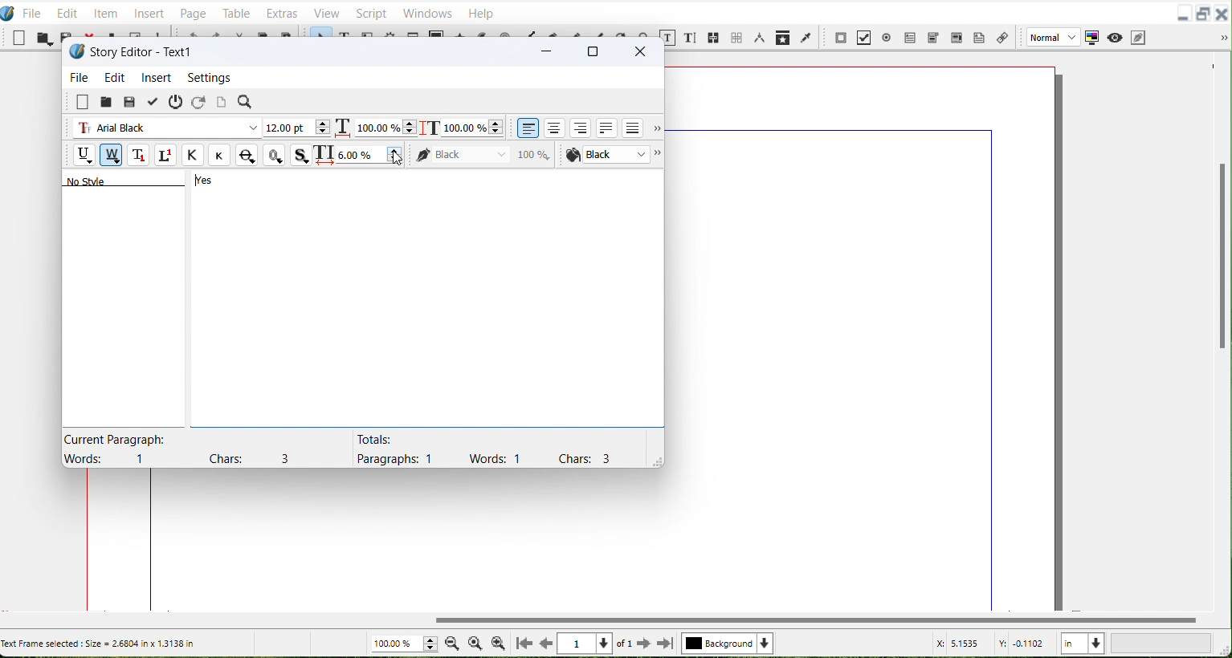  I want to click on top margin, so click(830, 131).